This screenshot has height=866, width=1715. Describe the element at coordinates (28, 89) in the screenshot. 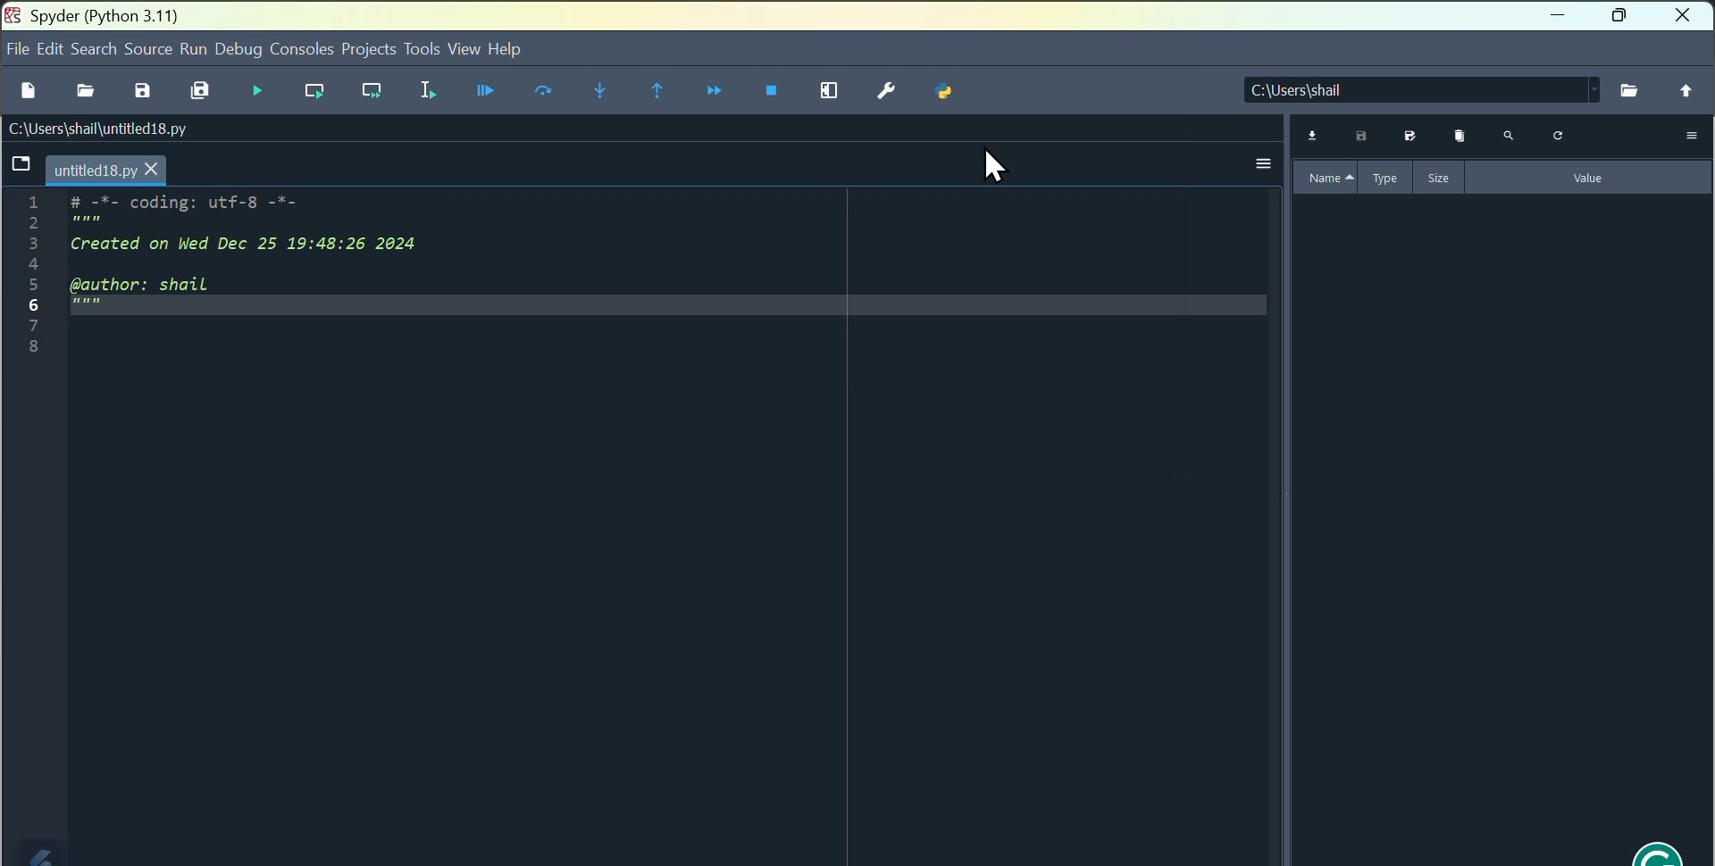

I see `New file` at that location.